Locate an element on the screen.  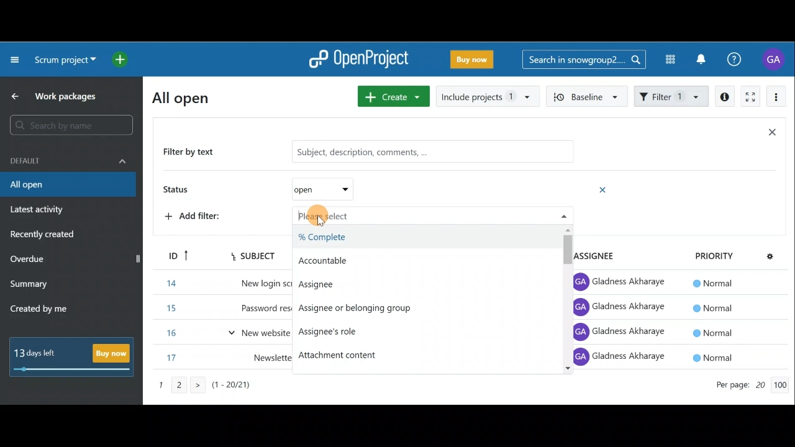
Project name is located at coordinates (63, 63).